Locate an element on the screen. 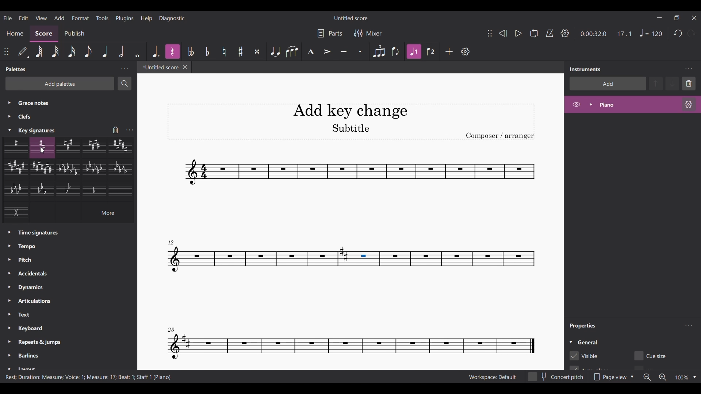  Toggle flat is located at coordinates (207, 51).